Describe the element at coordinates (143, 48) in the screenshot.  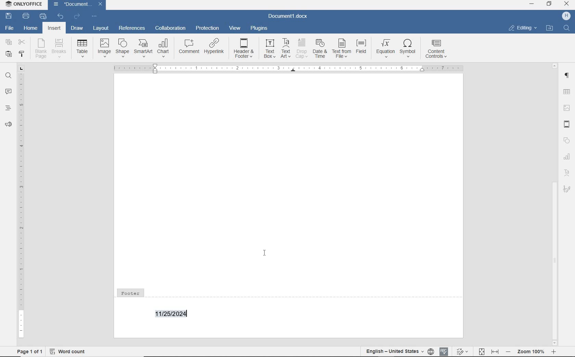
I see `SmartArt` at that location.